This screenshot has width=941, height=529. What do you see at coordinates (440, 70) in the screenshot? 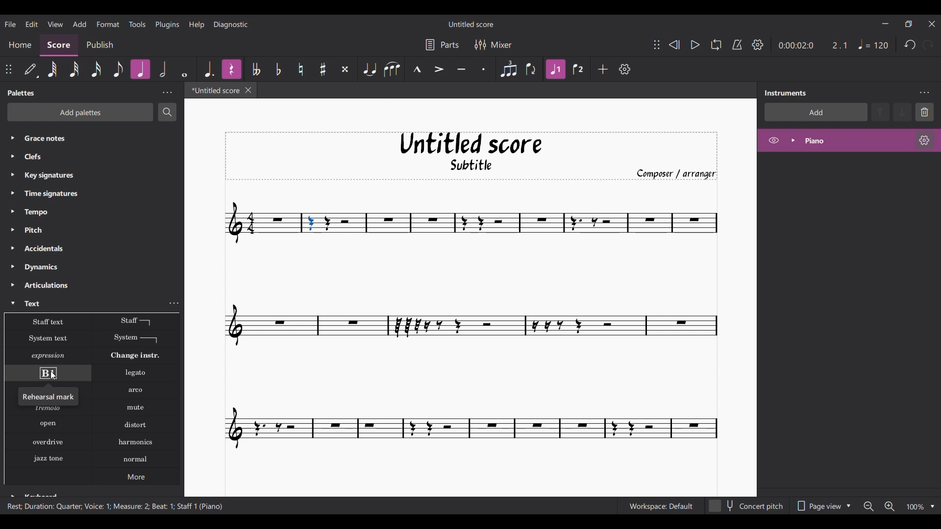
I see `Accent` at bounding box center [440, 70].